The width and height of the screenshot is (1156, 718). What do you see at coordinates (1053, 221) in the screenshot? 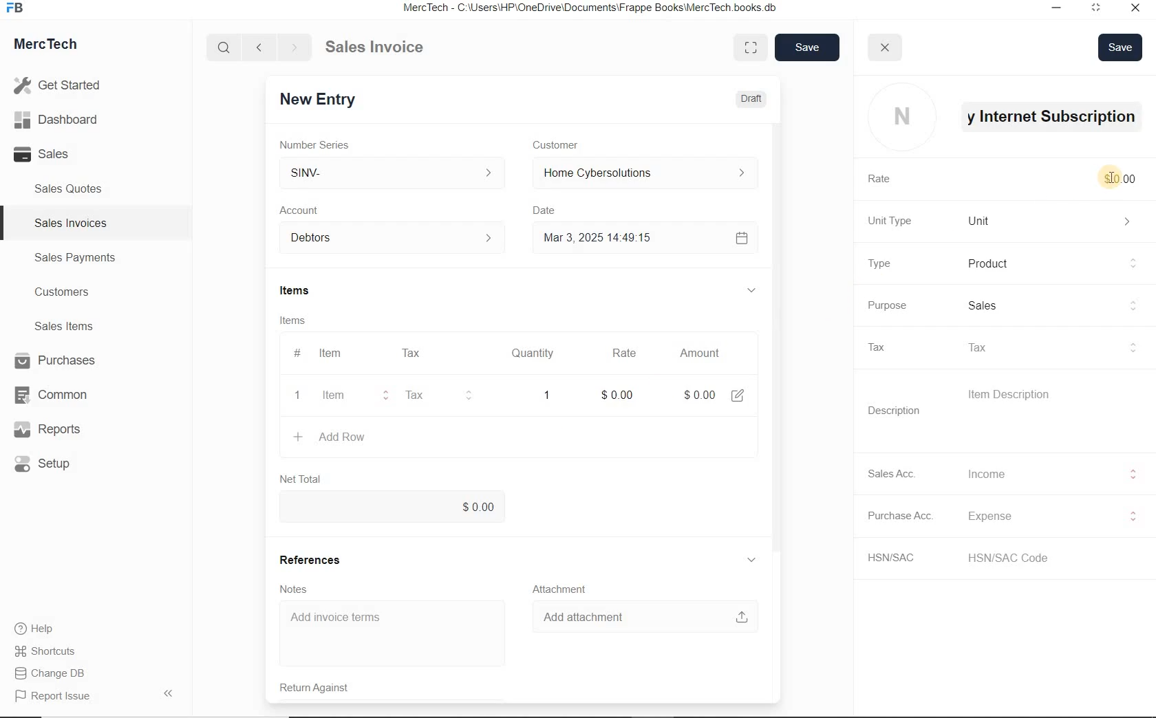
I see `Unit` at bounding box center [1053, 221].